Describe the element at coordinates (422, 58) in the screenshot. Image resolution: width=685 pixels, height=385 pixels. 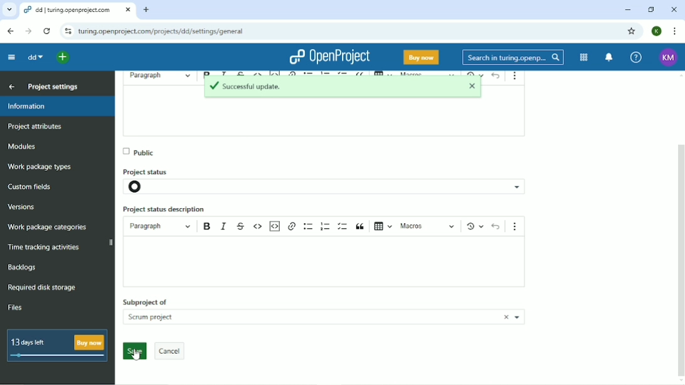
I see `Buy now` at that location.